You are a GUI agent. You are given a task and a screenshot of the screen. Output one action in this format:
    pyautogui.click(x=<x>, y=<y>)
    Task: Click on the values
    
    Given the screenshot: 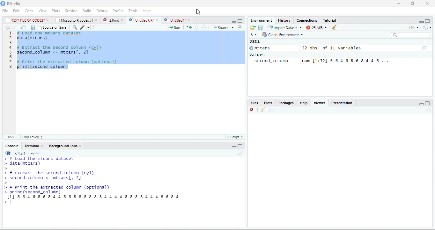 What is the action you would take?
    pyautogui.click(x=257, y=55)
    